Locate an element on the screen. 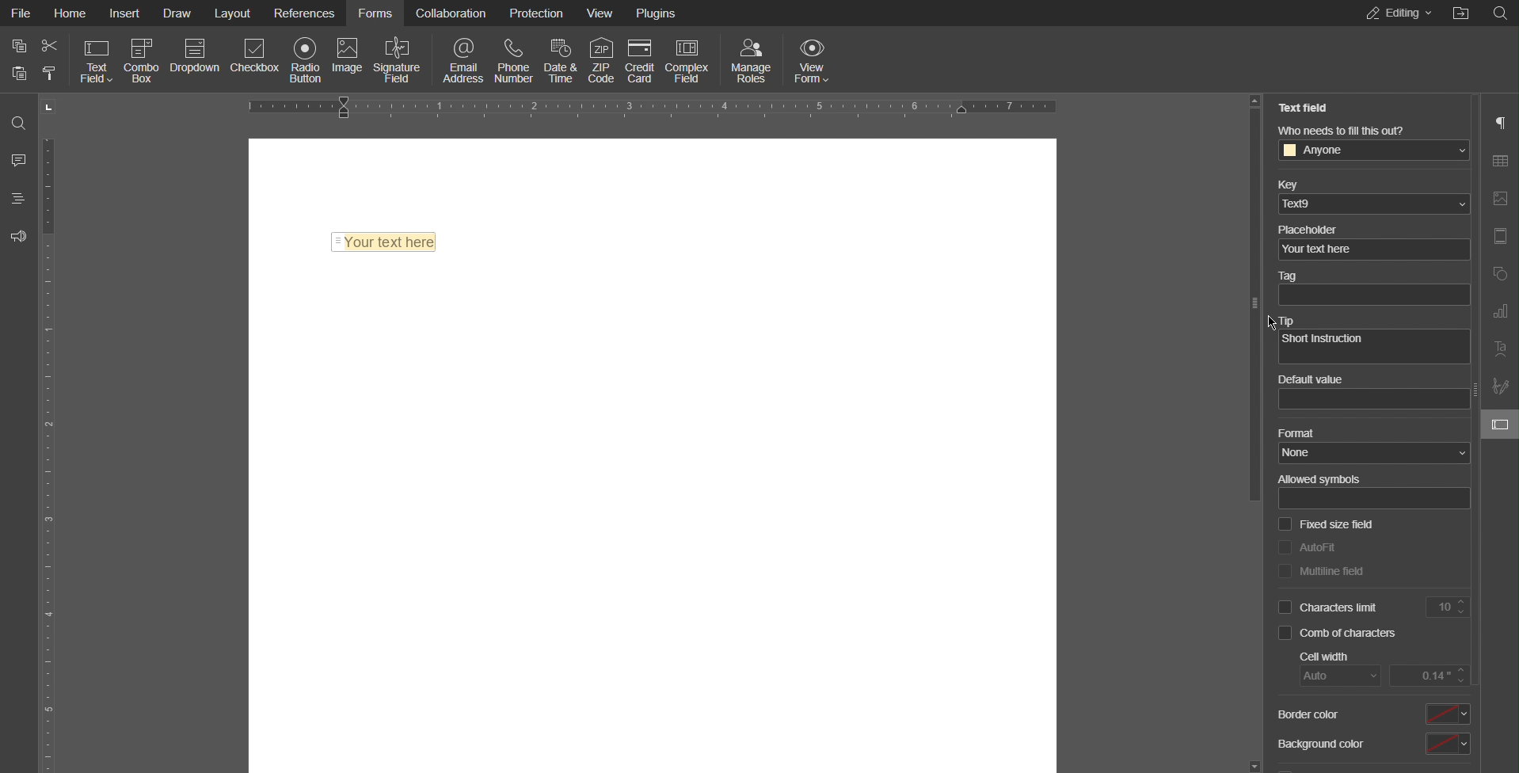 The width and height of the screenshot is (1519, 773). checkbox is located at coordinates (1285, 571).